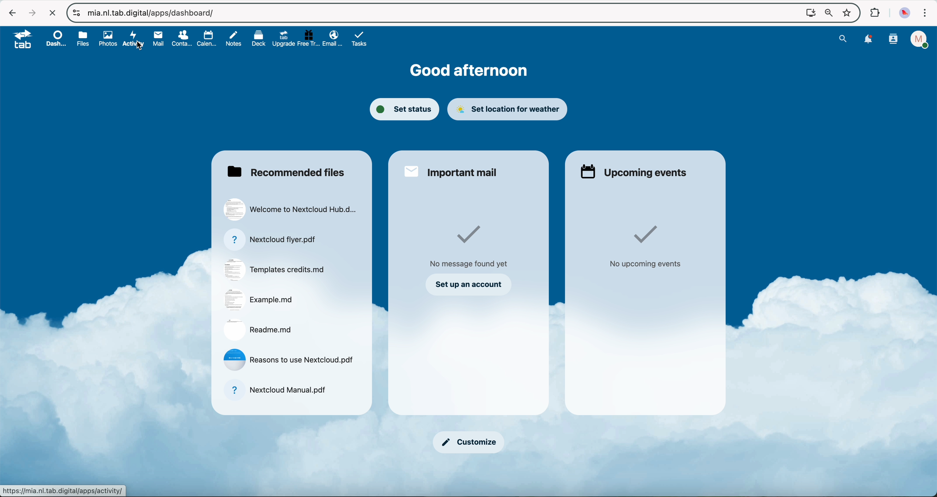  Describe the element at coordinates (308, 39) in the screenshot. I see `free trial` at that location.